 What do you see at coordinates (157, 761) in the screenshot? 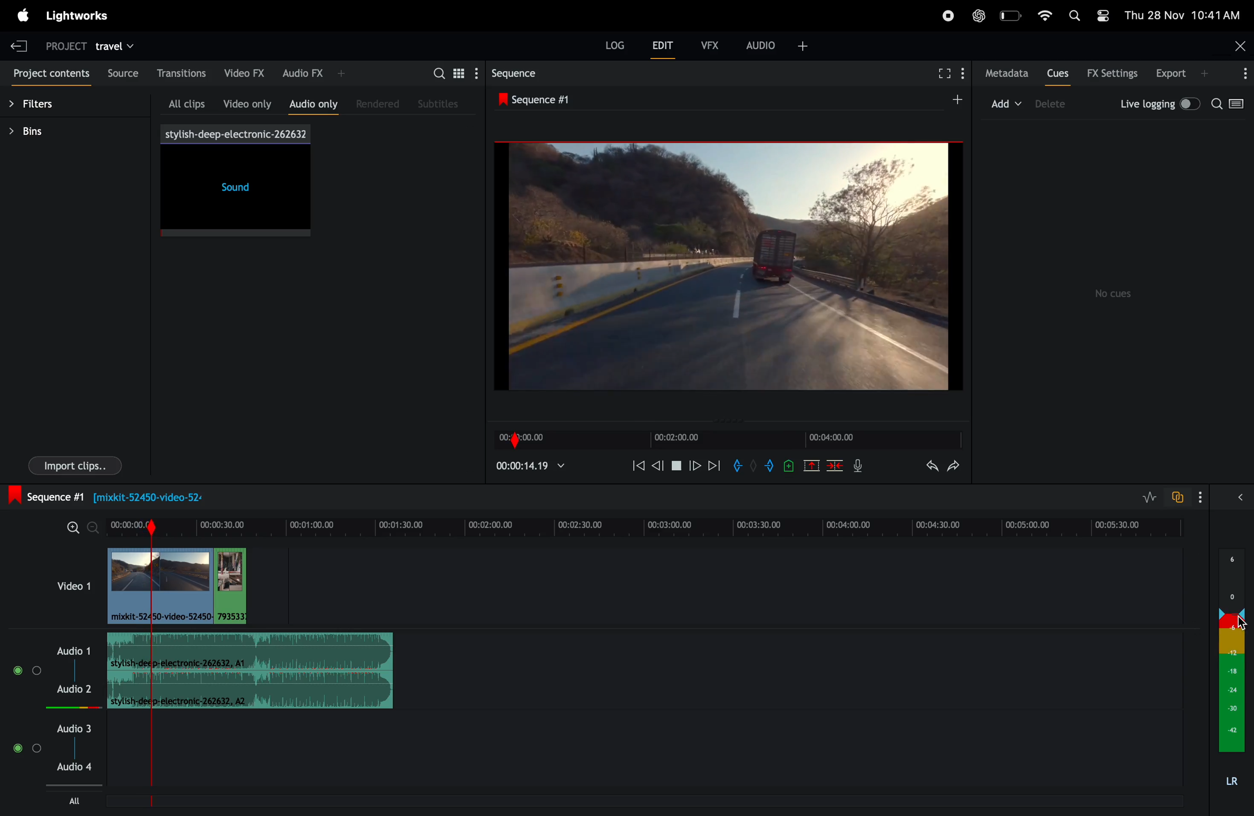
I see `Sequence Marker` at bounding box center [157, 761].